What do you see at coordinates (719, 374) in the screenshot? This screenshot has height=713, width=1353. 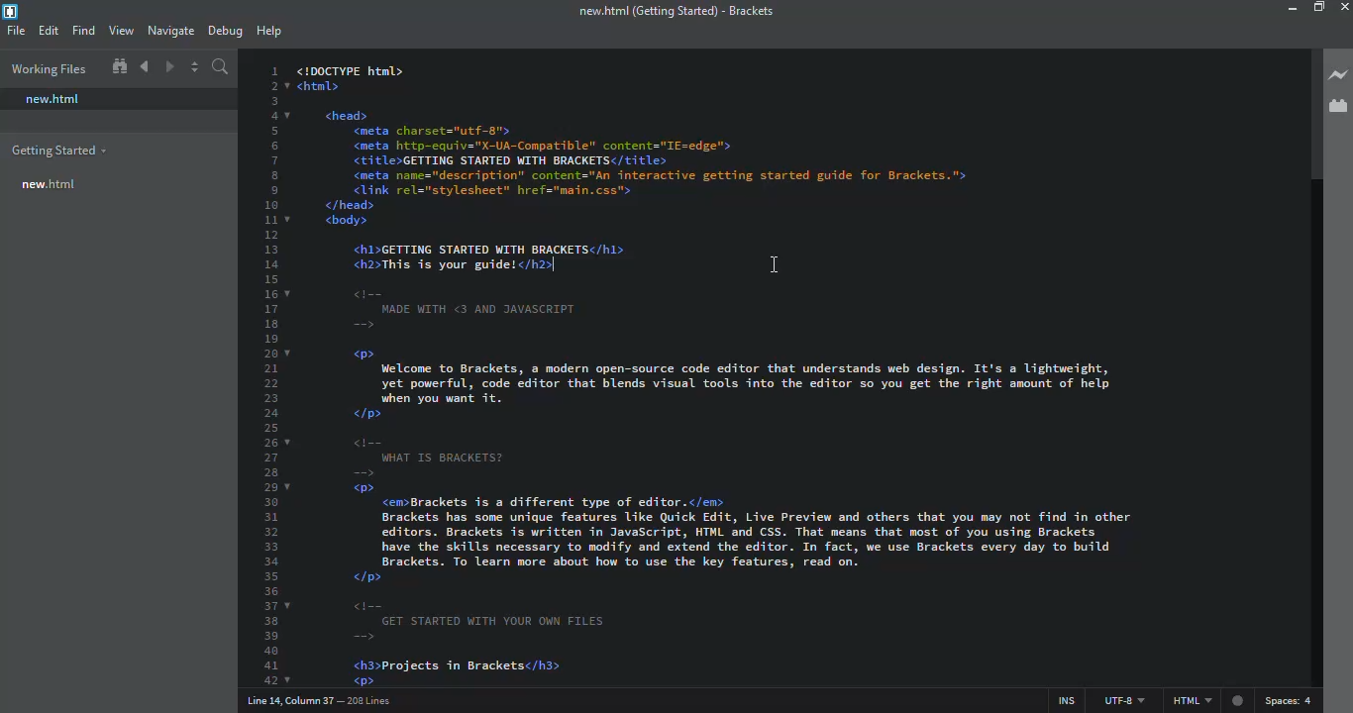 I see `test code` at bounding box center [719, 374].